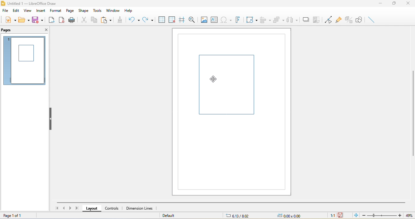 The width and height of the screenshot is (415, 219). I want to click on layout, so click(92, 208).